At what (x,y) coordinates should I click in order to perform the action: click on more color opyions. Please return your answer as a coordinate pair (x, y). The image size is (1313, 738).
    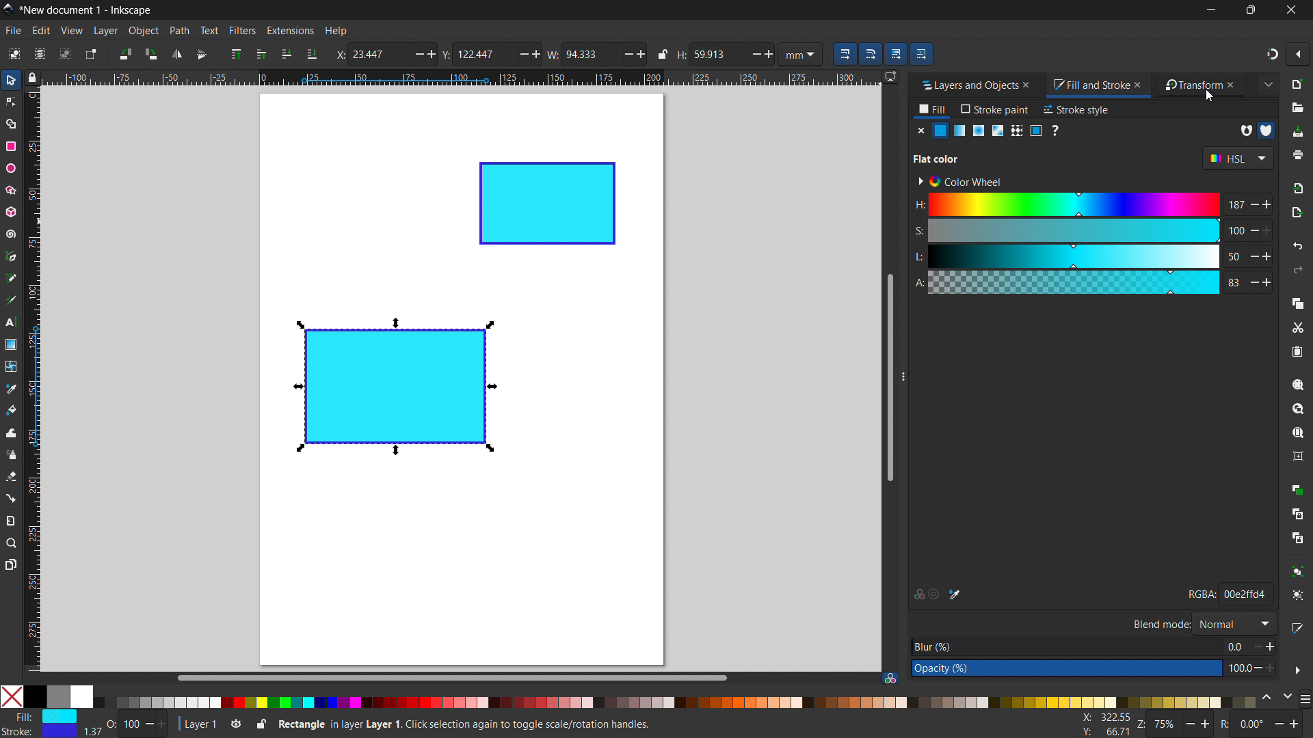
    Looking at the image, I should click on (1305, 698).